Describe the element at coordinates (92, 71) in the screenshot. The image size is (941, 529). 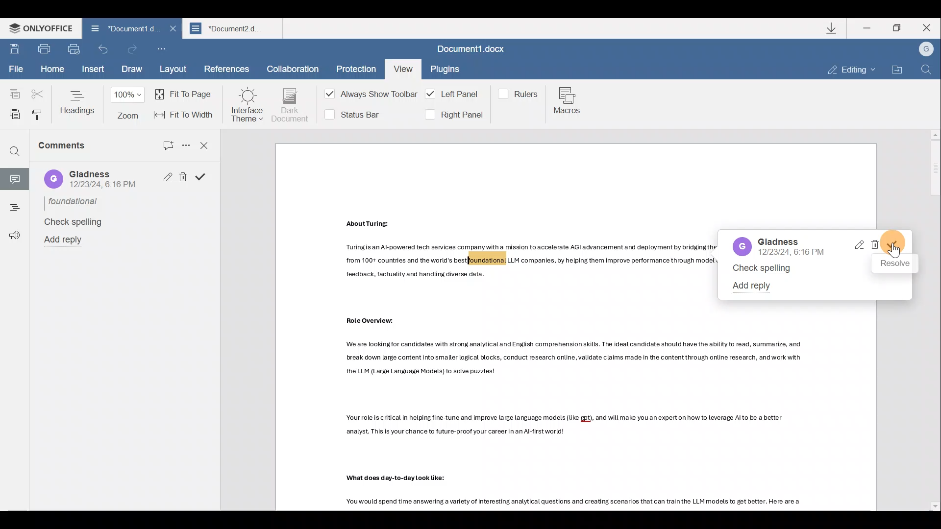
I see `Insert` at that location.